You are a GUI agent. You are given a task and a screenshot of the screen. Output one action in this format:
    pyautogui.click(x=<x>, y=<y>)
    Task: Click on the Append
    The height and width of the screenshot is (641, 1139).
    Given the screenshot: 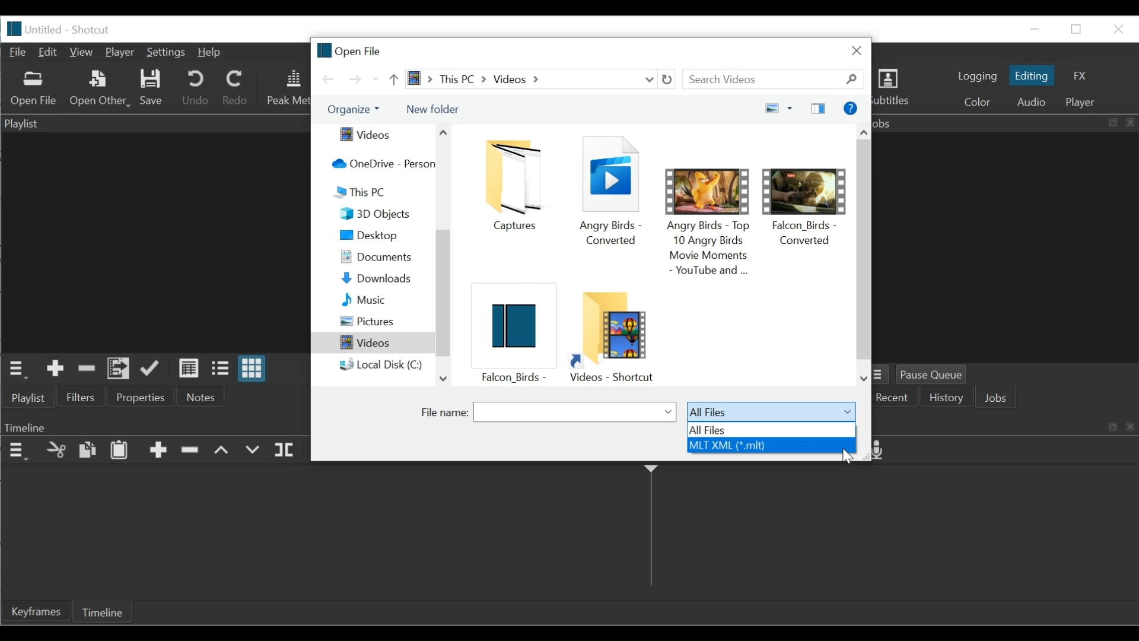 What is the action you would take?
    pyautogui.click(x=158, y=452)
    